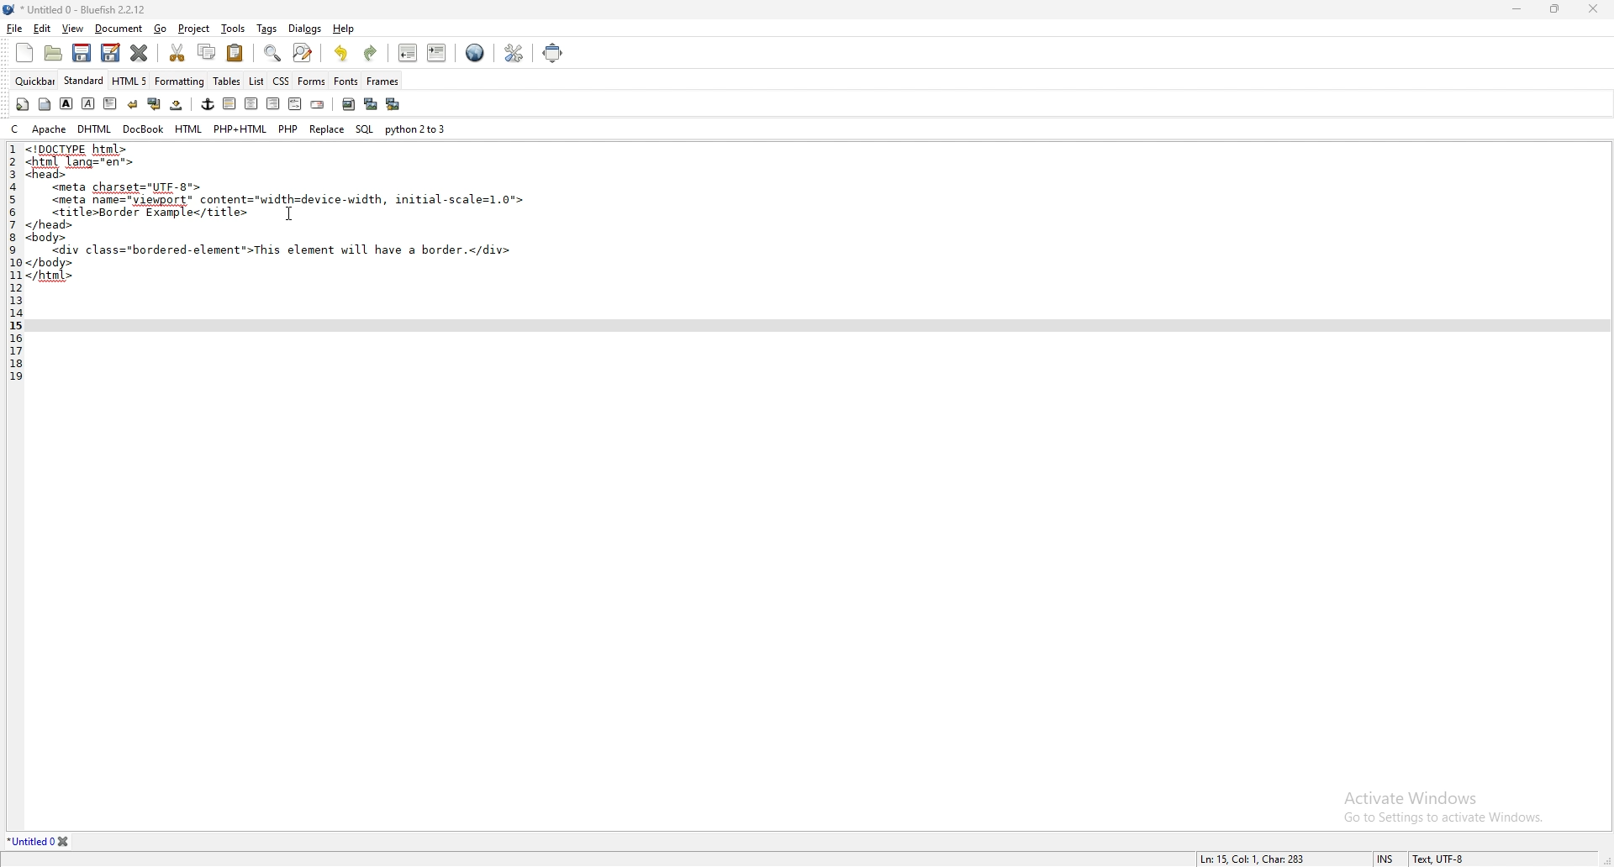  Describe the element at coordinates (23, 104) in the screenshot. I see `quickstart` at that location.